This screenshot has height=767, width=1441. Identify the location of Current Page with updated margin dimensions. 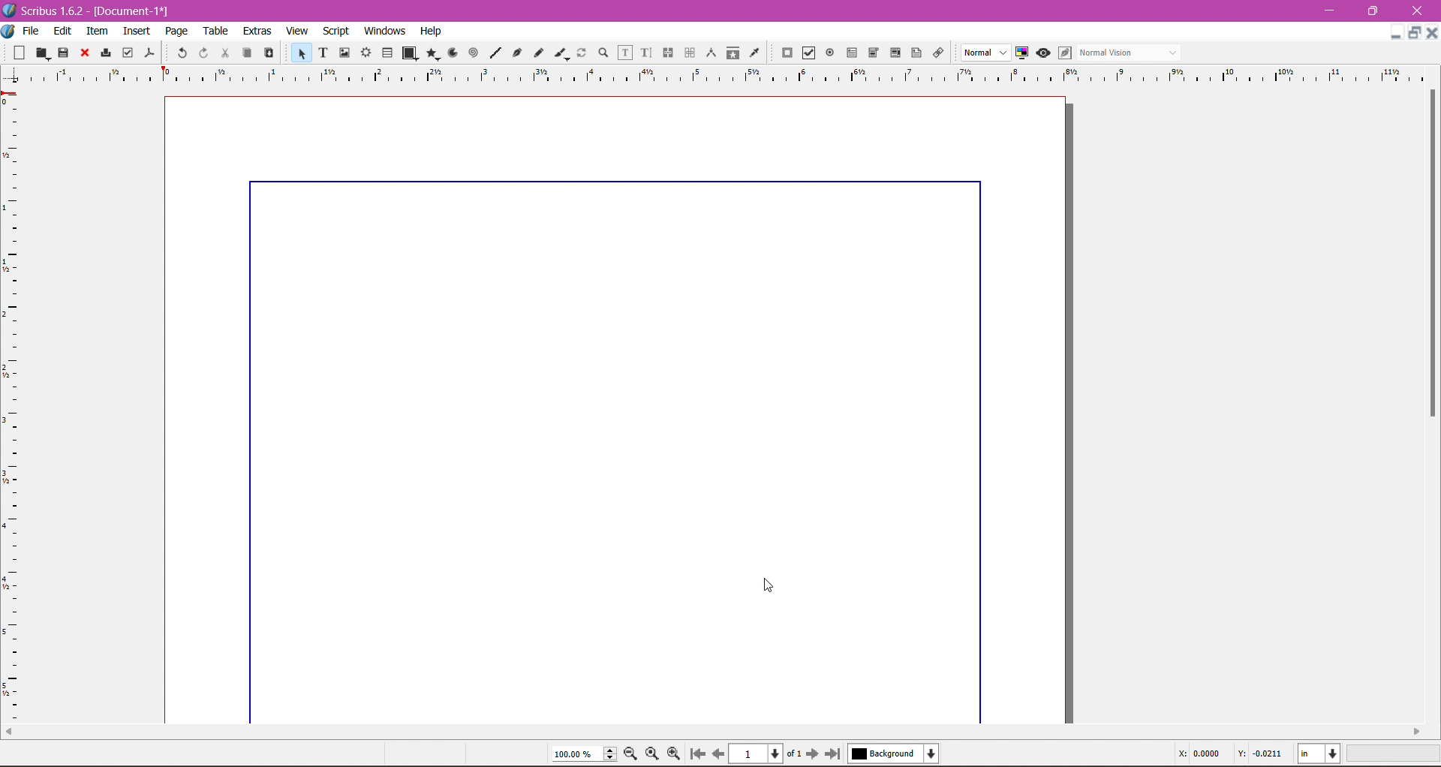
(617, 409).